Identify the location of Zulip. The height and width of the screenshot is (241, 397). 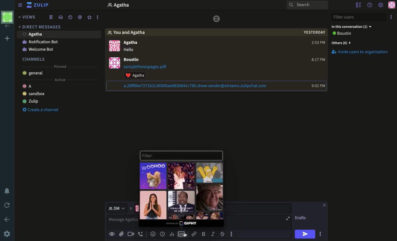
(30, 102).